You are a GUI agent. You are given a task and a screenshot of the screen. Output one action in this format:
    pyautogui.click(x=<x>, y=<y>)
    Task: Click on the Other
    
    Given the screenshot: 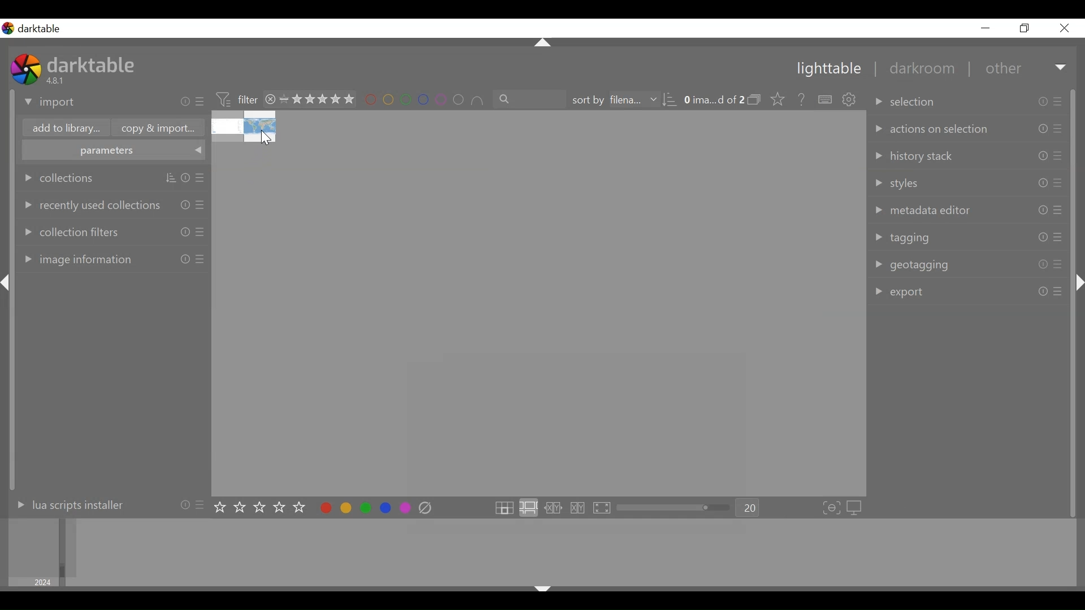 What is the action you would take?
    pyautogui.click(x=1026, y=68)
    